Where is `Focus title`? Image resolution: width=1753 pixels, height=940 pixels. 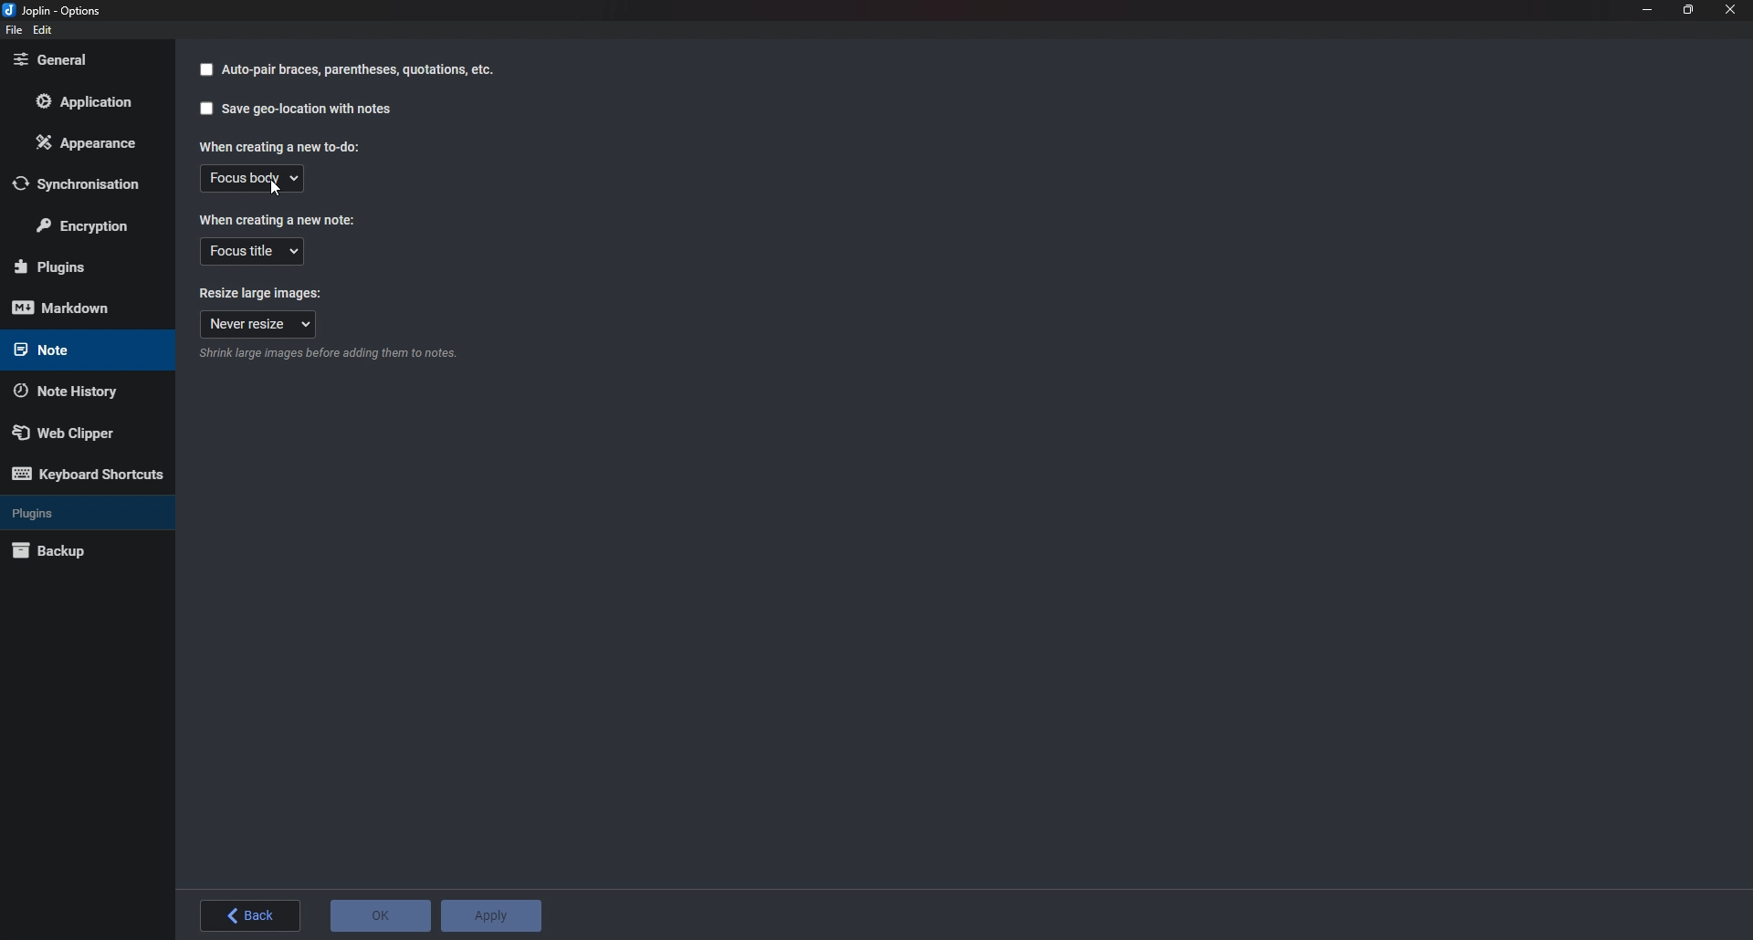 Focus title is located at coordinates (250, 253).